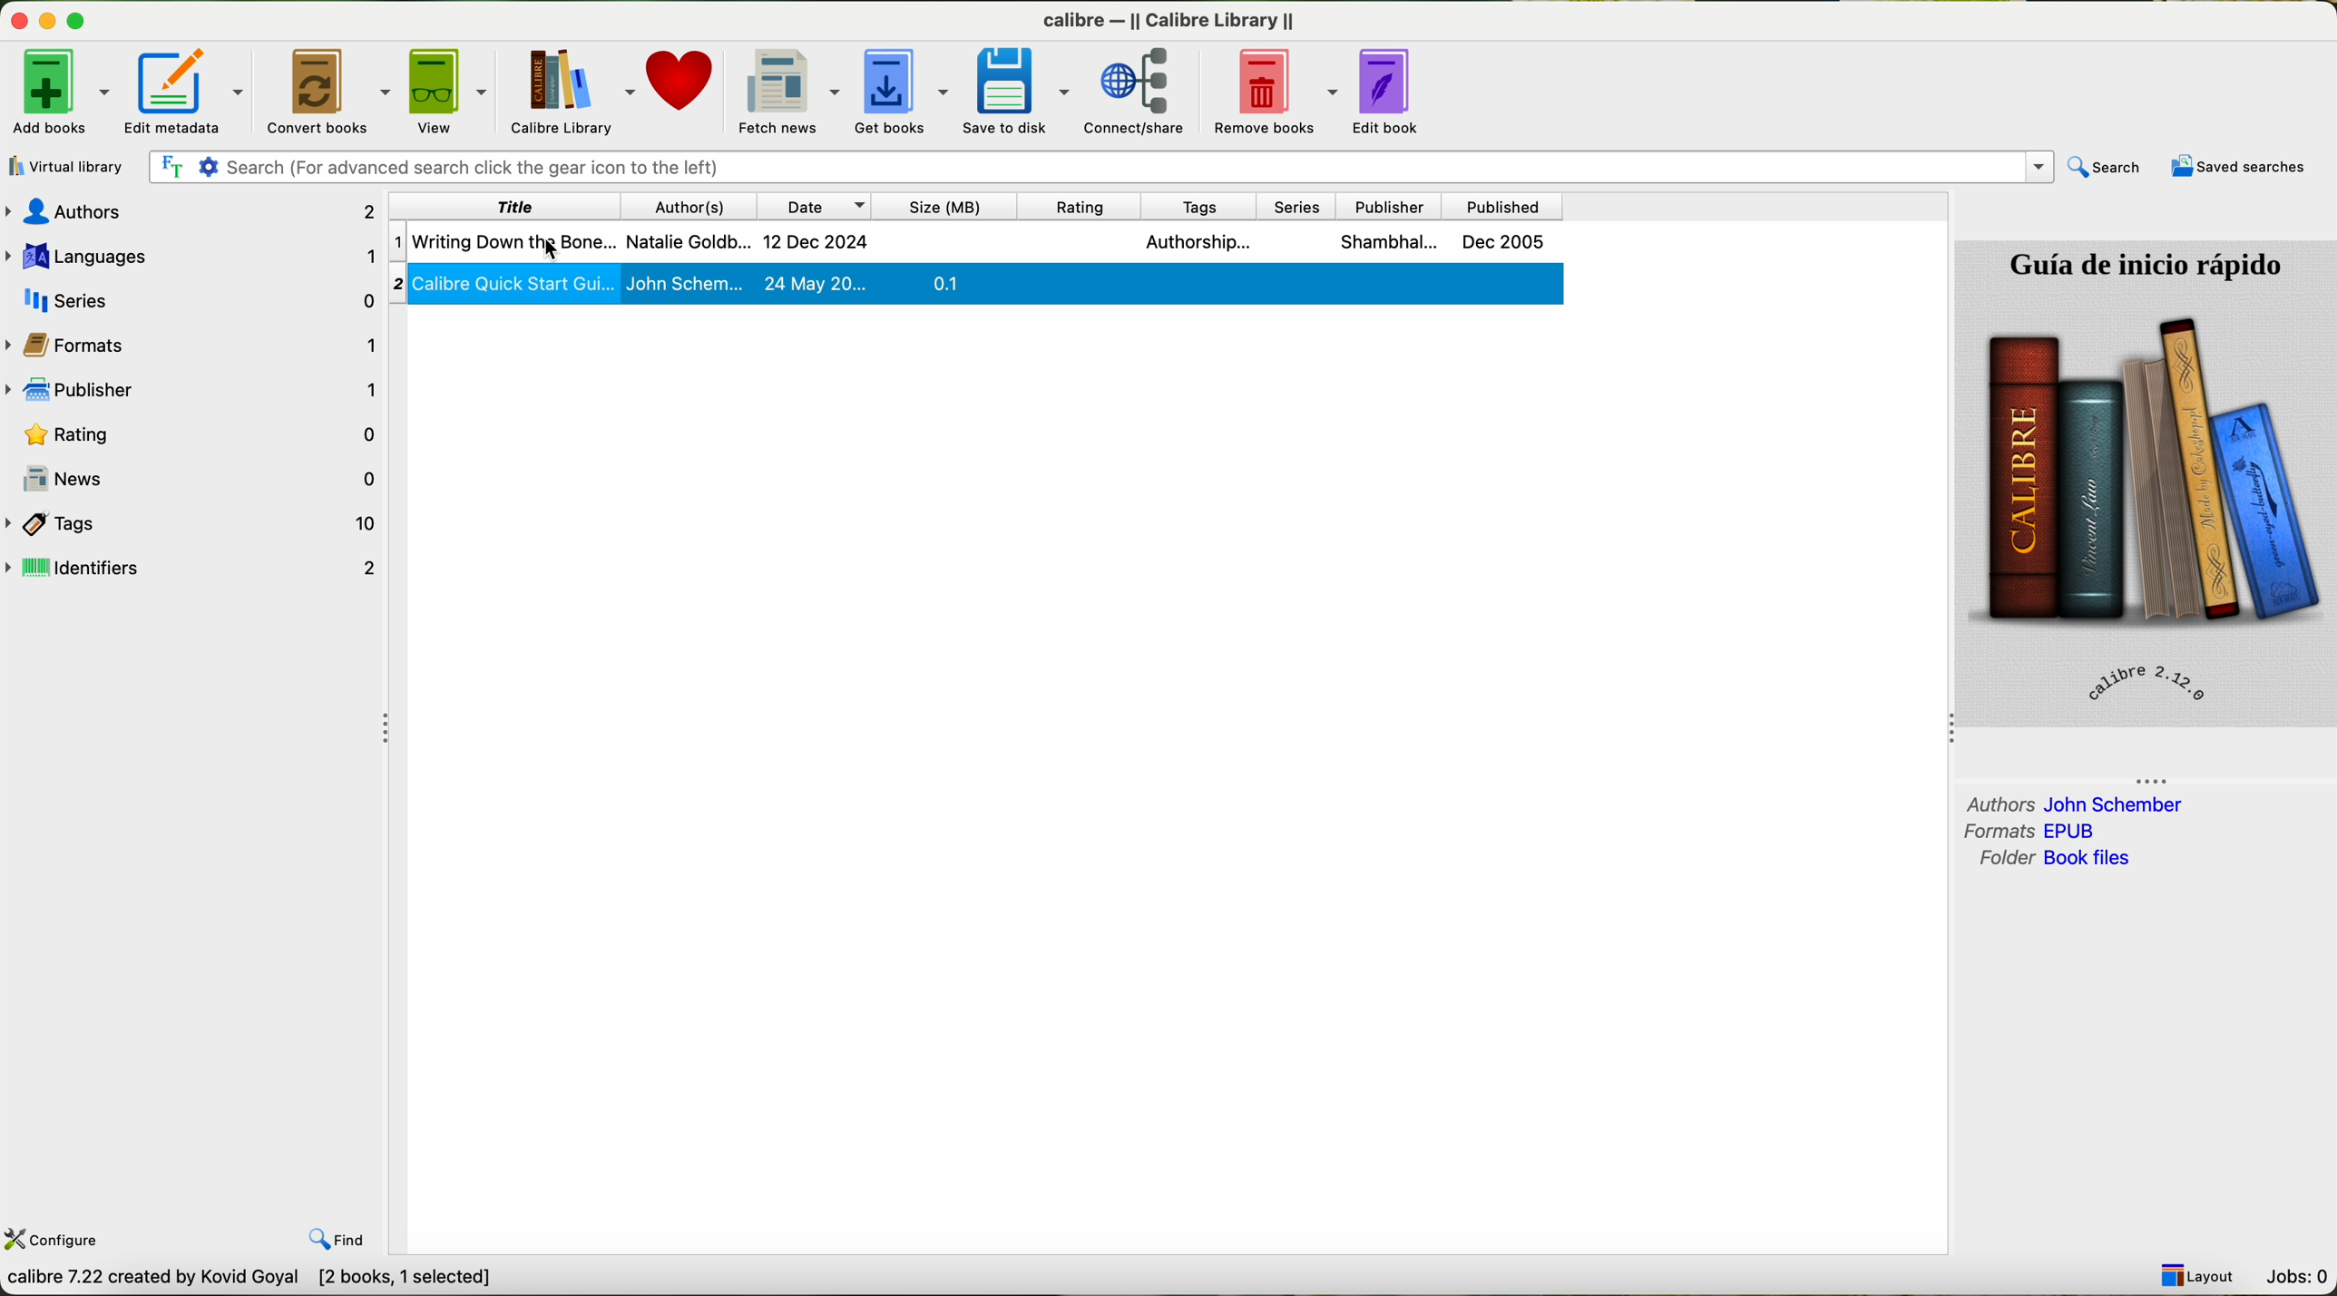 The image size is (2337, 1296). Describe the element at coordinates (946, 206) in the screenshot. I see `size` at that location.